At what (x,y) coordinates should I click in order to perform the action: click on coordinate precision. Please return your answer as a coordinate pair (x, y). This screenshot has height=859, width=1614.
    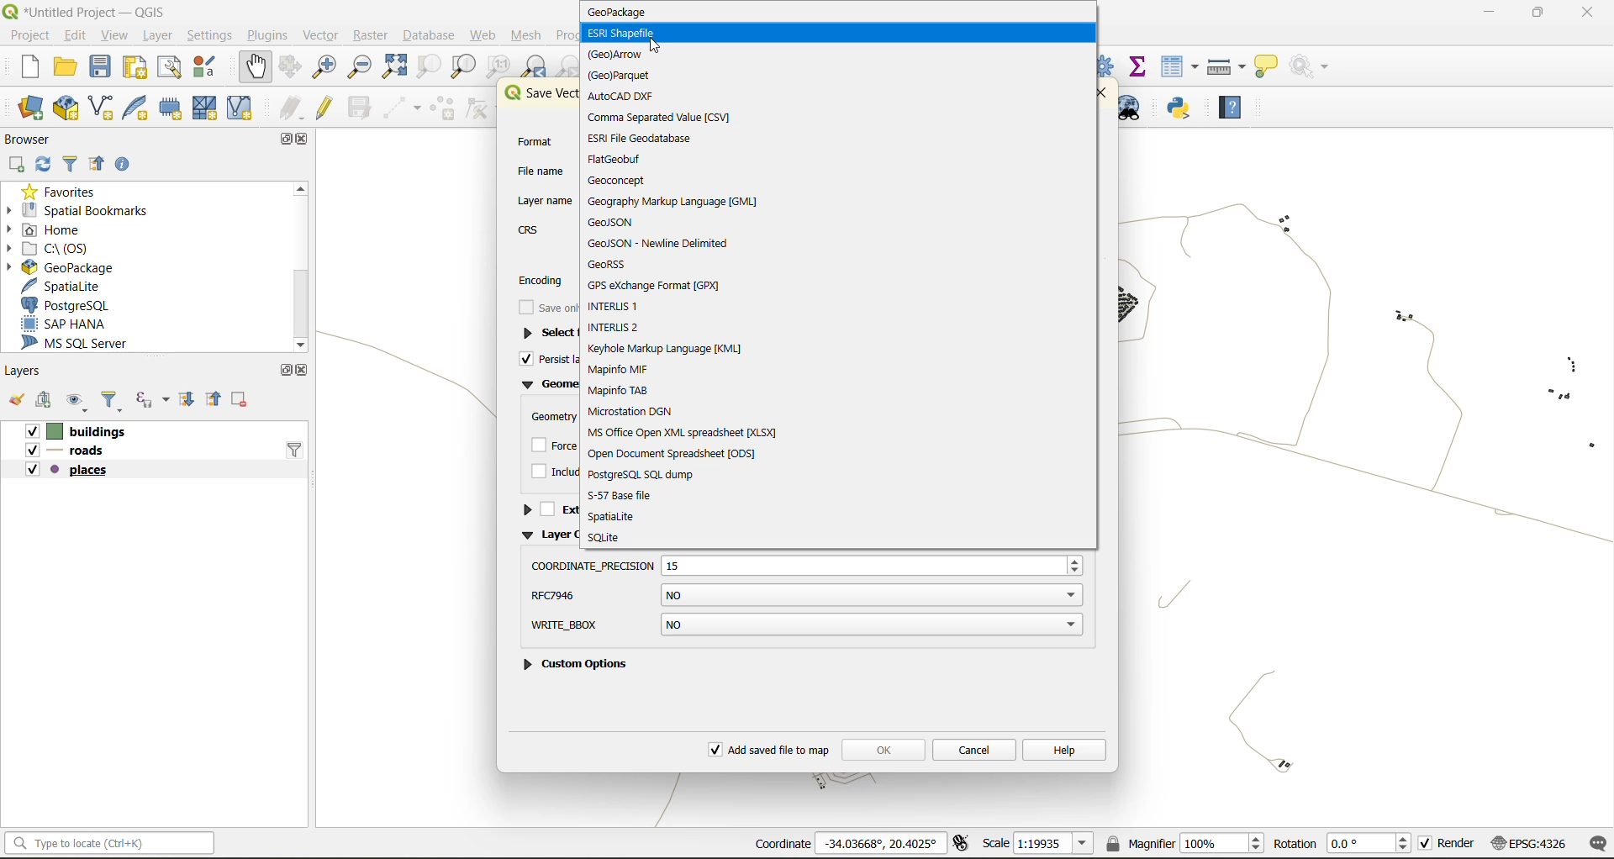
    Looking at the image, I should click on (804, 567).